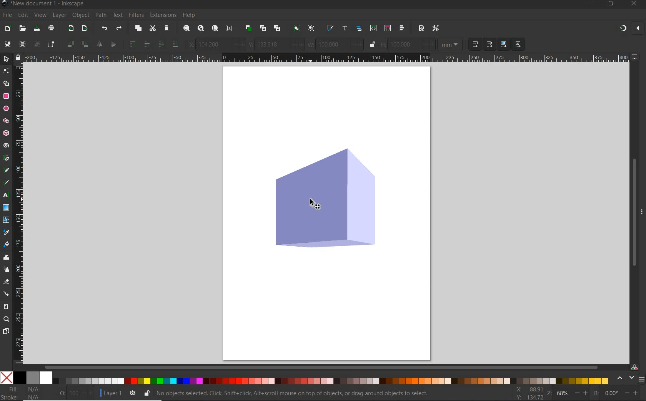  Describe the element at coordinates (7, 282) in the screenshot. I see `ERASER TOOL` at that location.